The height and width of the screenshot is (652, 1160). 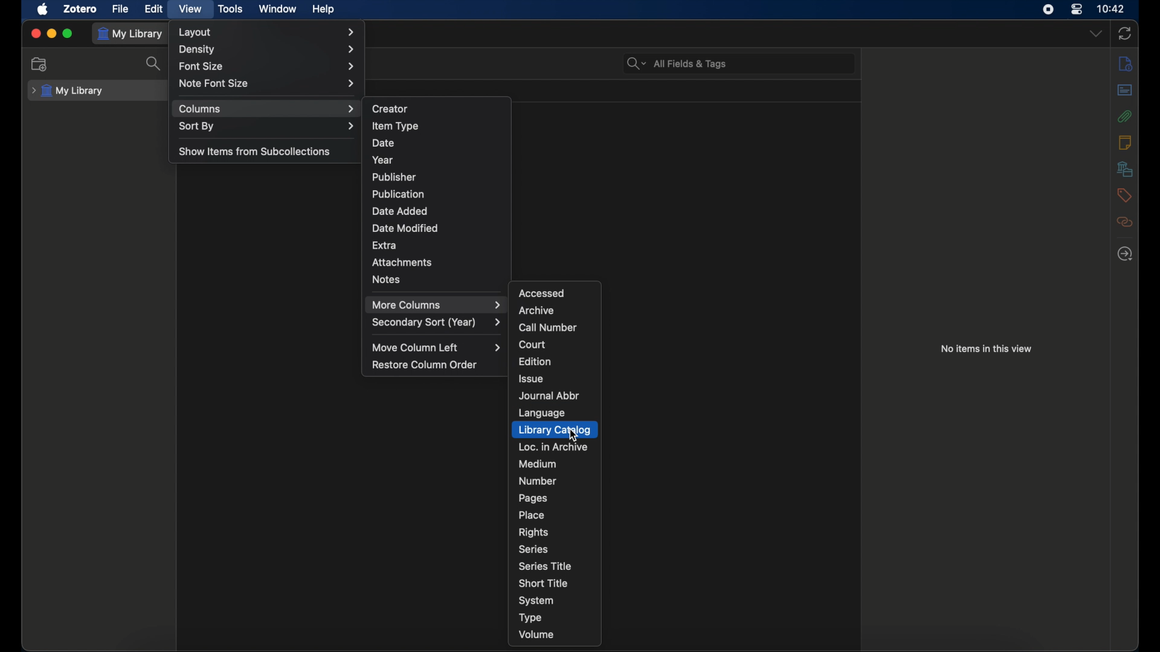 I want to click on tools, so click(x=231, y=8).